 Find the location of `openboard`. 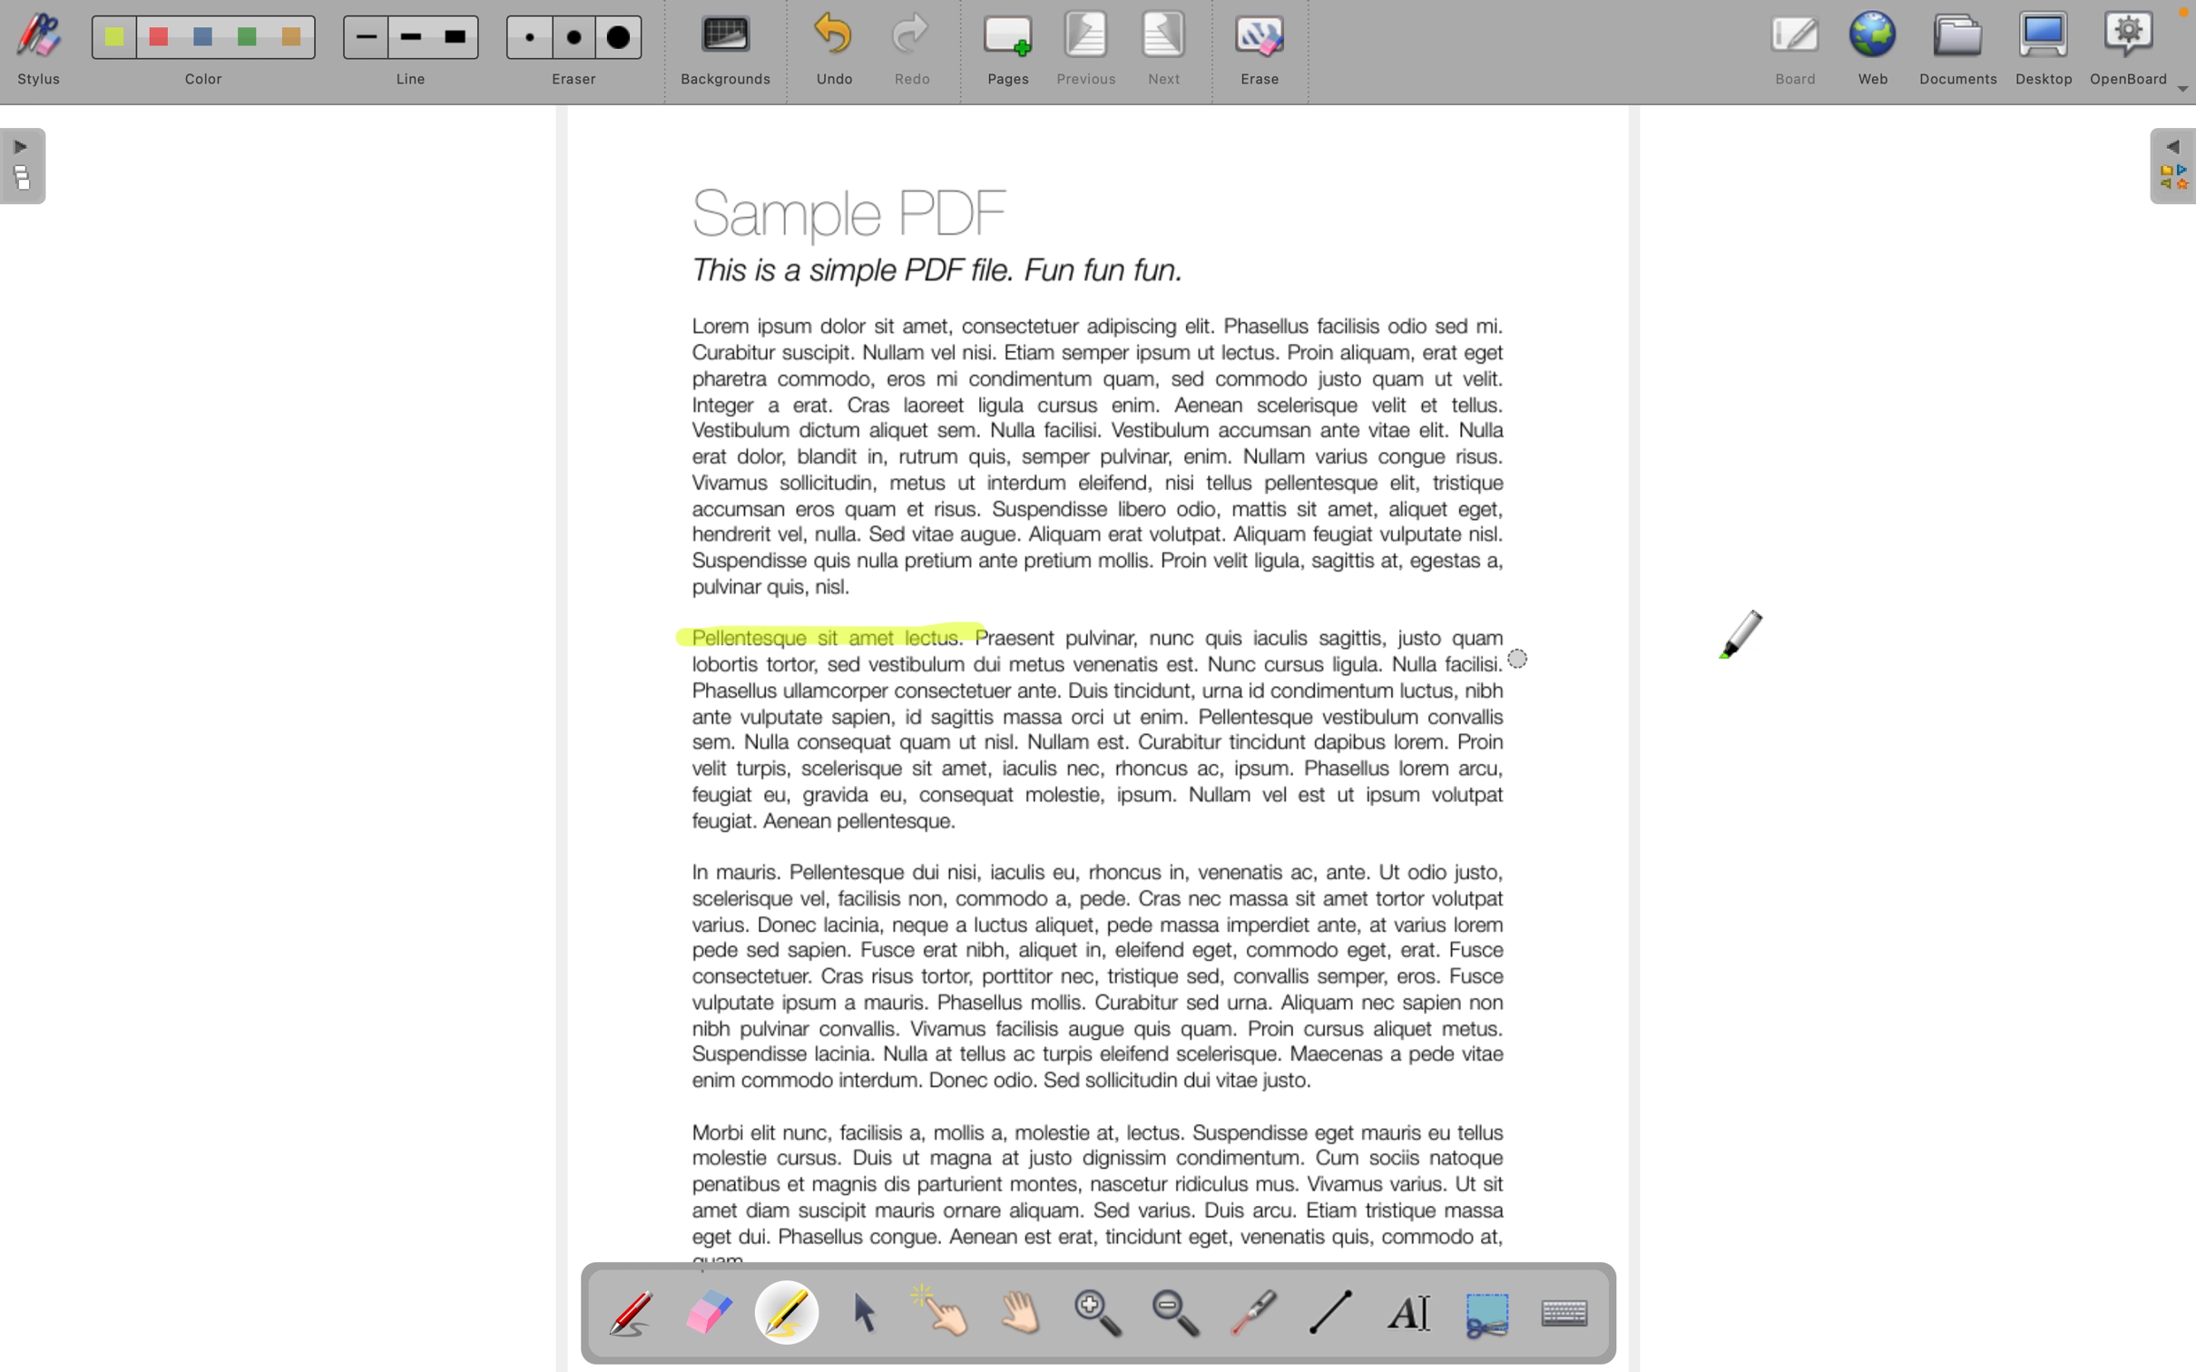

openboard is located at coordinates (2130, 45).